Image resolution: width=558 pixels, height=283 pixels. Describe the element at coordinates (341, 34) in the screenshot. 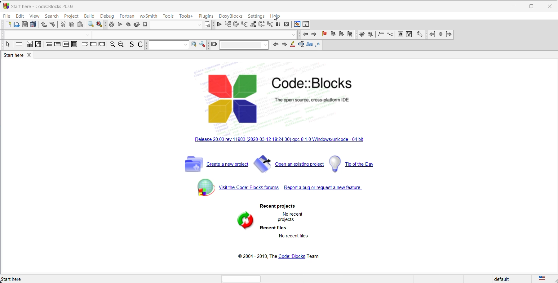

I see `next bookmark` at that location.